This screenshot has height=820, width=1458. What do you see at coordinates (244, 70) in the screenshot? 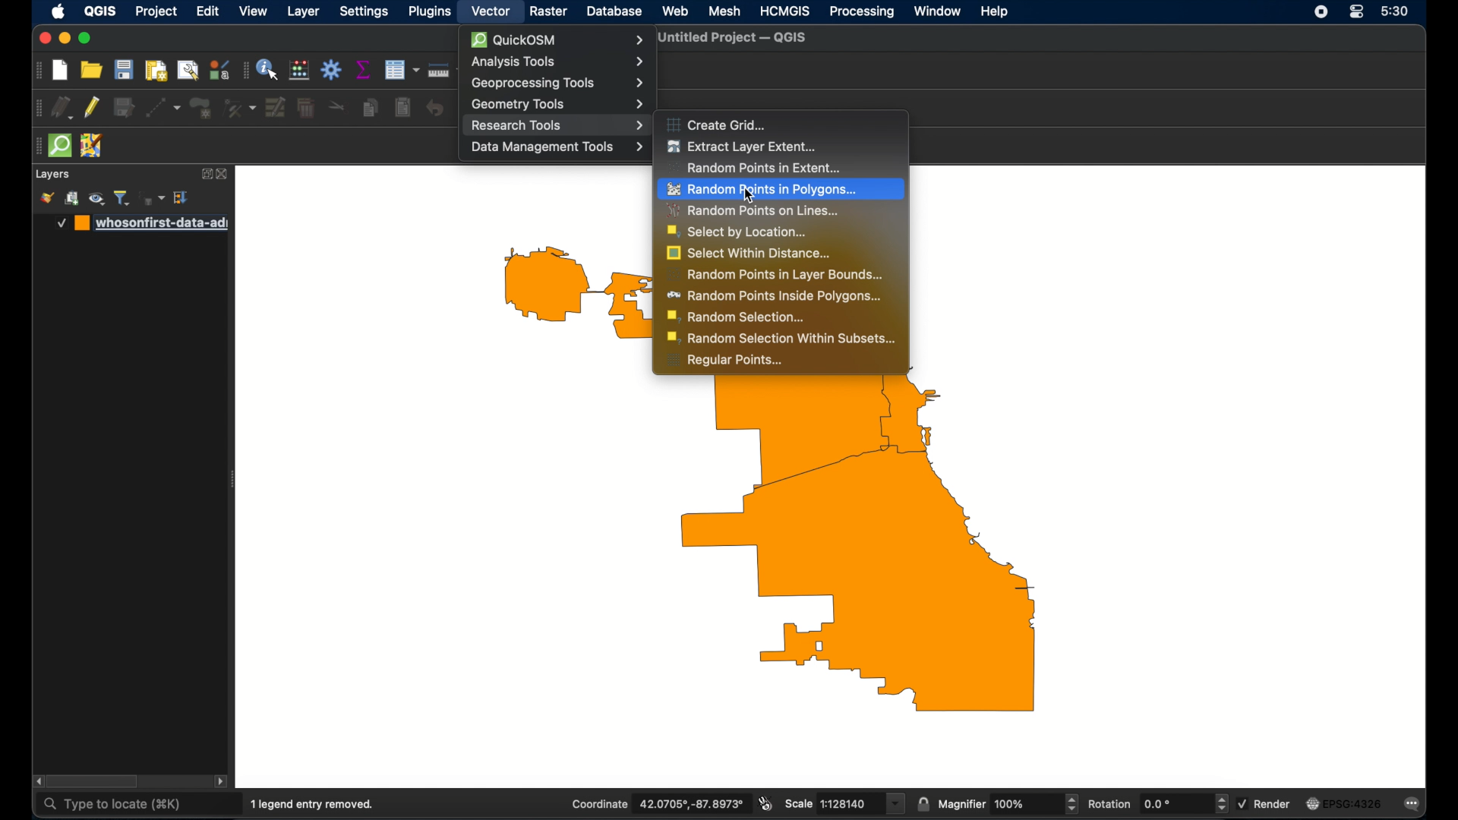
I see `drag handle` at bounding box center [244, 70].